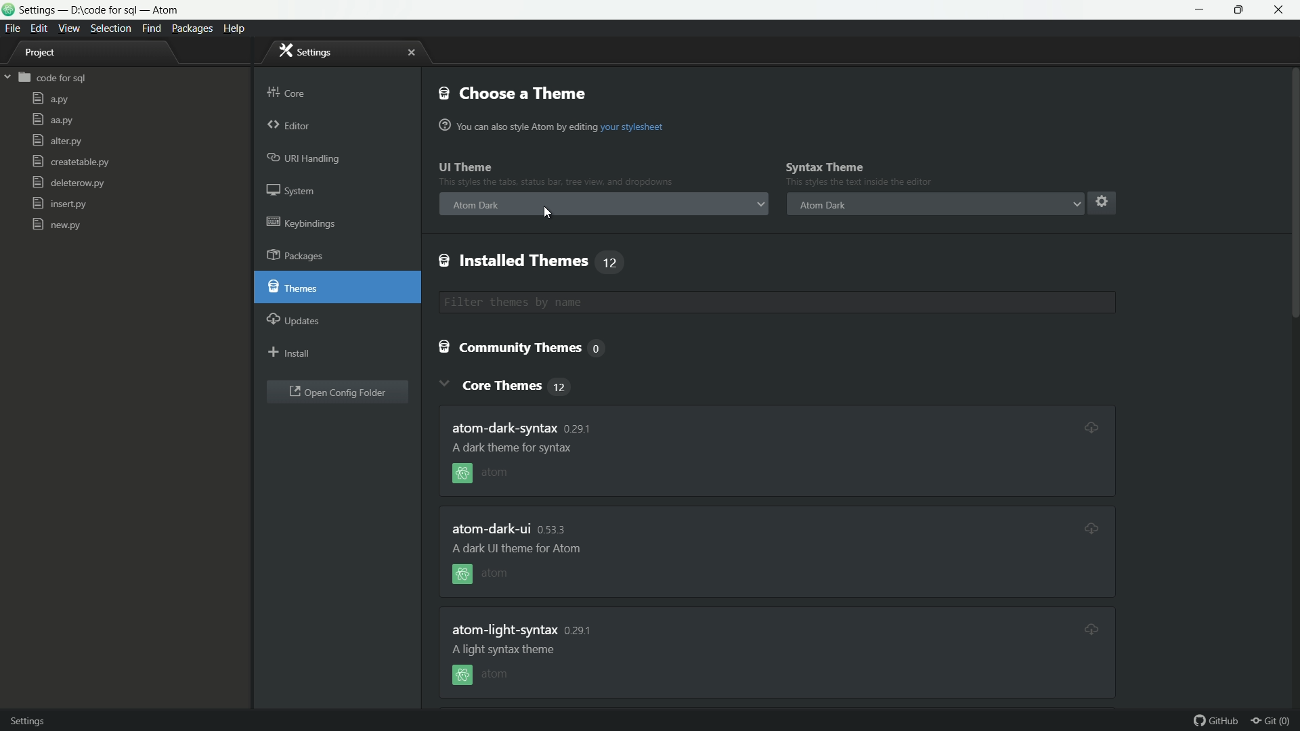 This screenshot has height=731, width=1300. I want to click on editor, so click(289, 127).